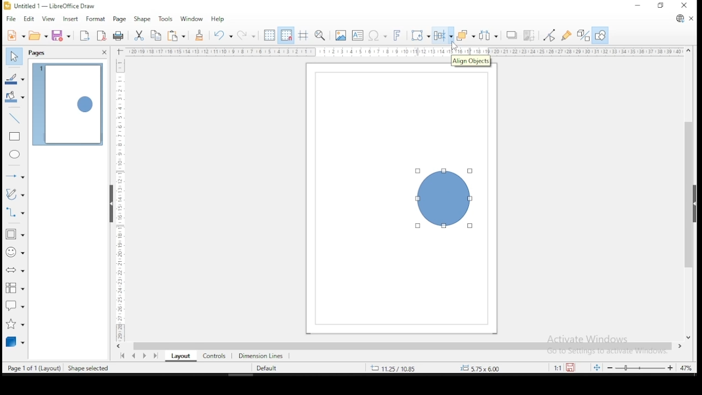 This screenshot has height=395, width=702. What do you see at coordinates (405, 52) in the screenshot?
I see `horizontal scale` at bounding box center [405, 52].